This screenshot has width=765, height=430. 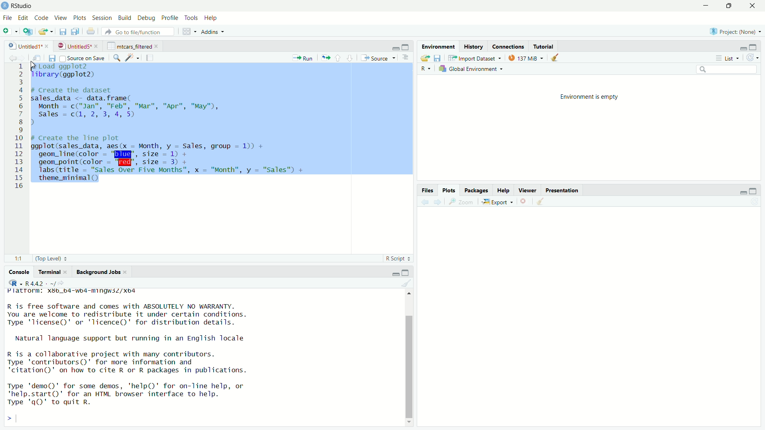 What do you see at coordinates (753, 192) in the screenshot?
I see `maximize` at bounding box center [753, 192].